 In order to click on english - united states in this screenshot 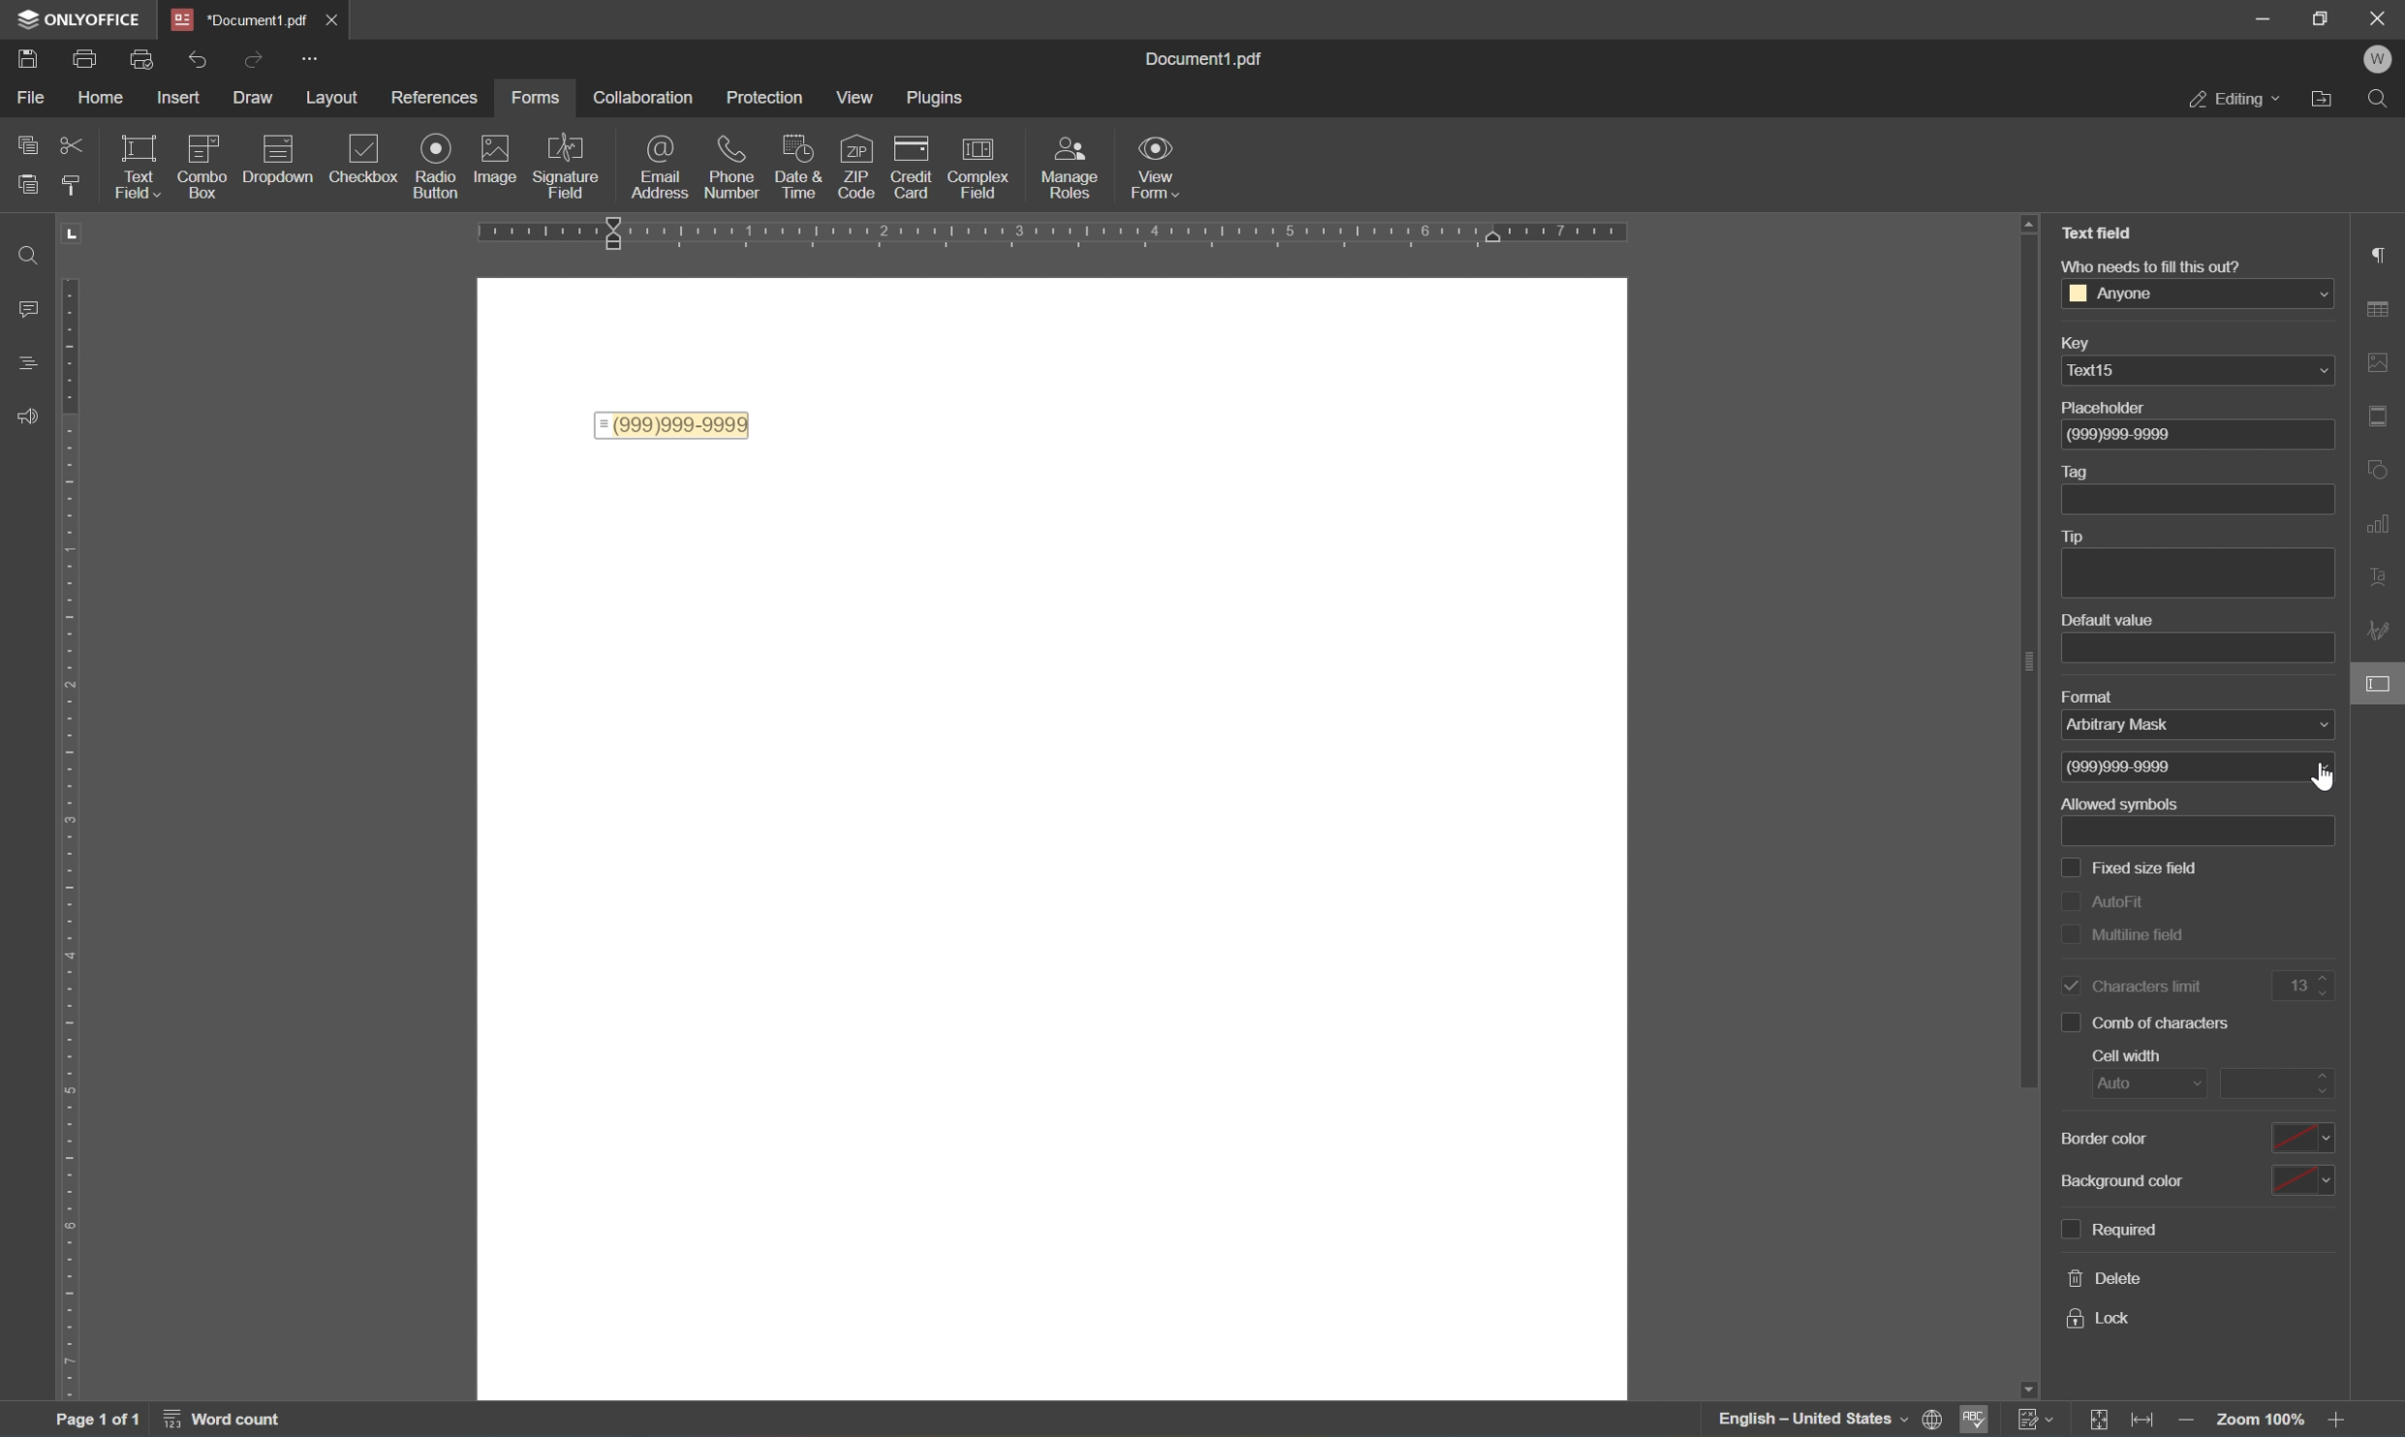, I will do `click(1809, 1421)`.